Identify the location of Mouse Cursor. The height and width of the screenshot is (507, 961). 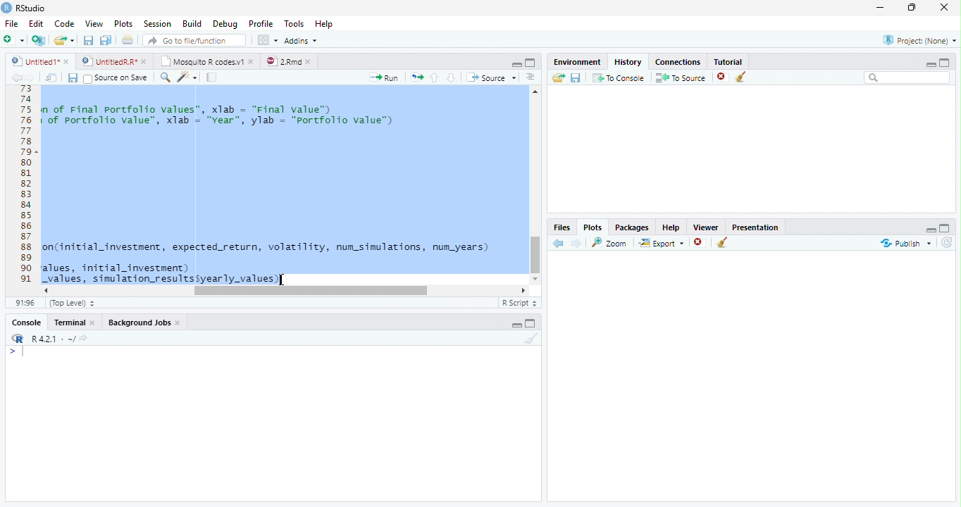
(281, 280).